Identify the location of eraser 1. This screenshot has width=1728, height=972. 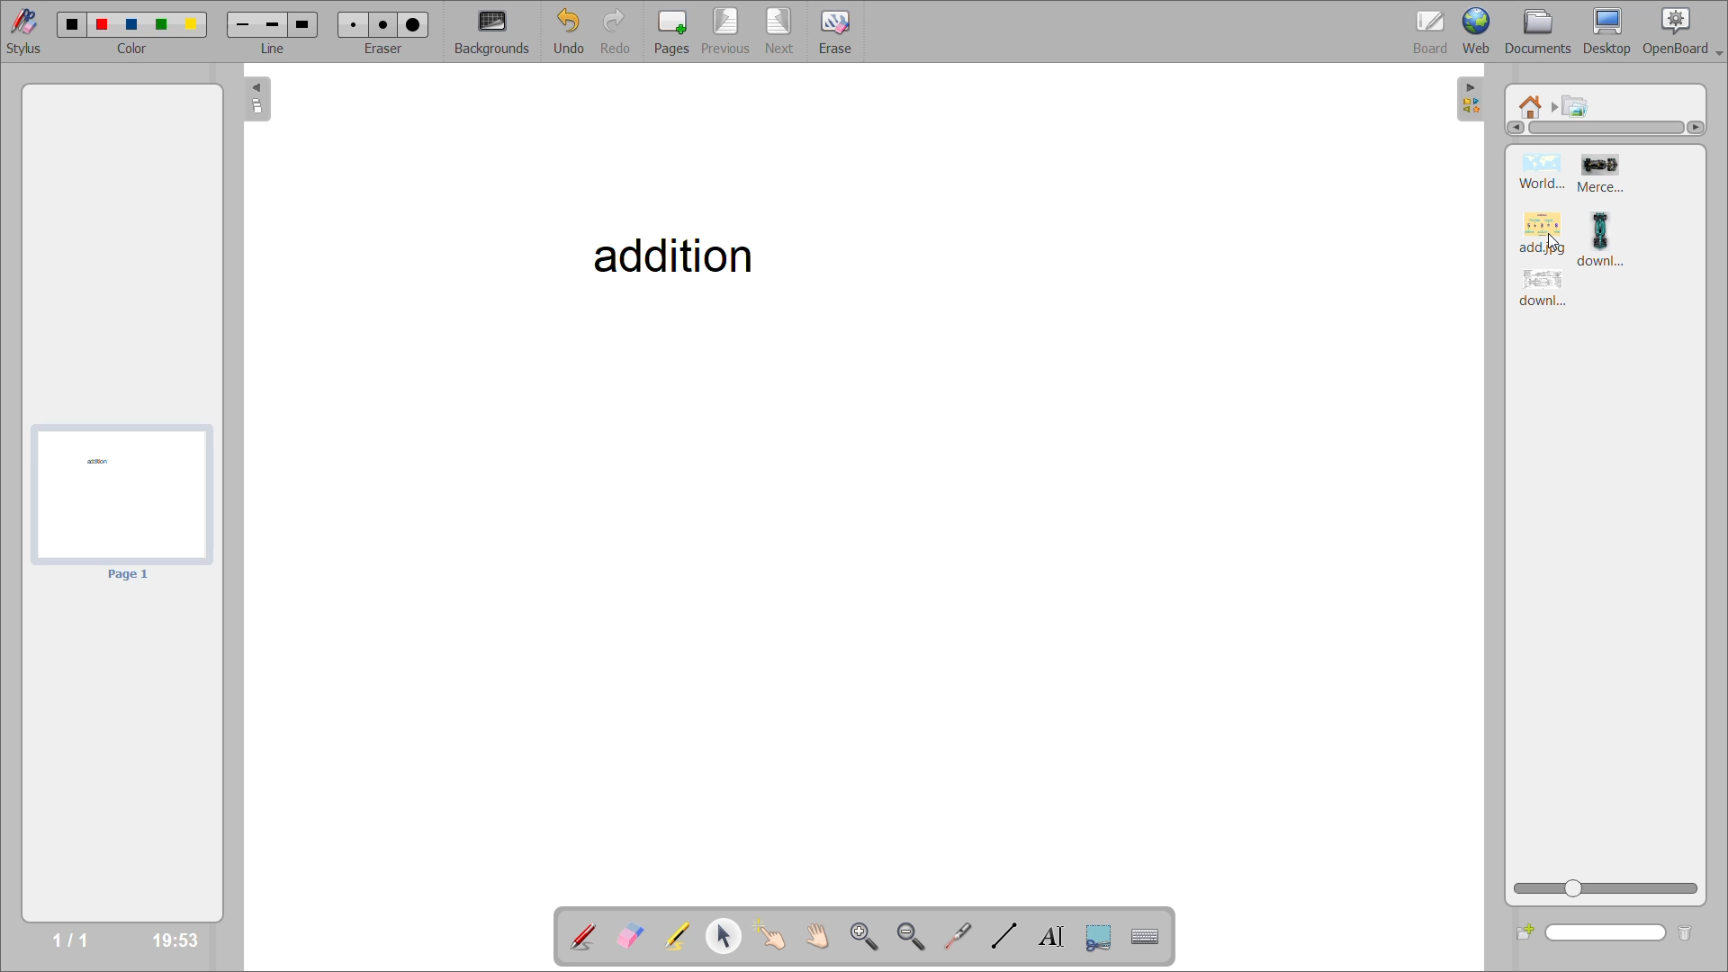
(355, 23).